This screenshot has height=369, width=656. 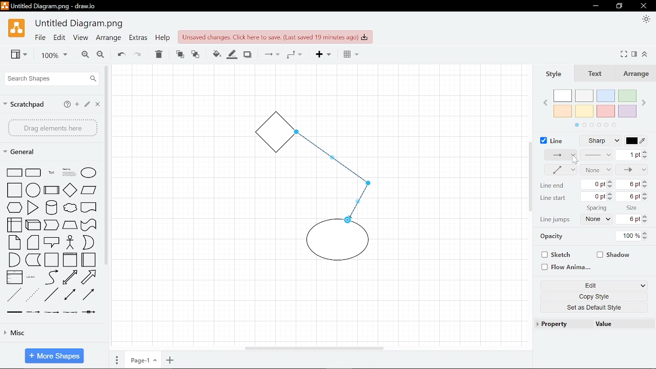 I want to click on help, so click(x=162, y=39).